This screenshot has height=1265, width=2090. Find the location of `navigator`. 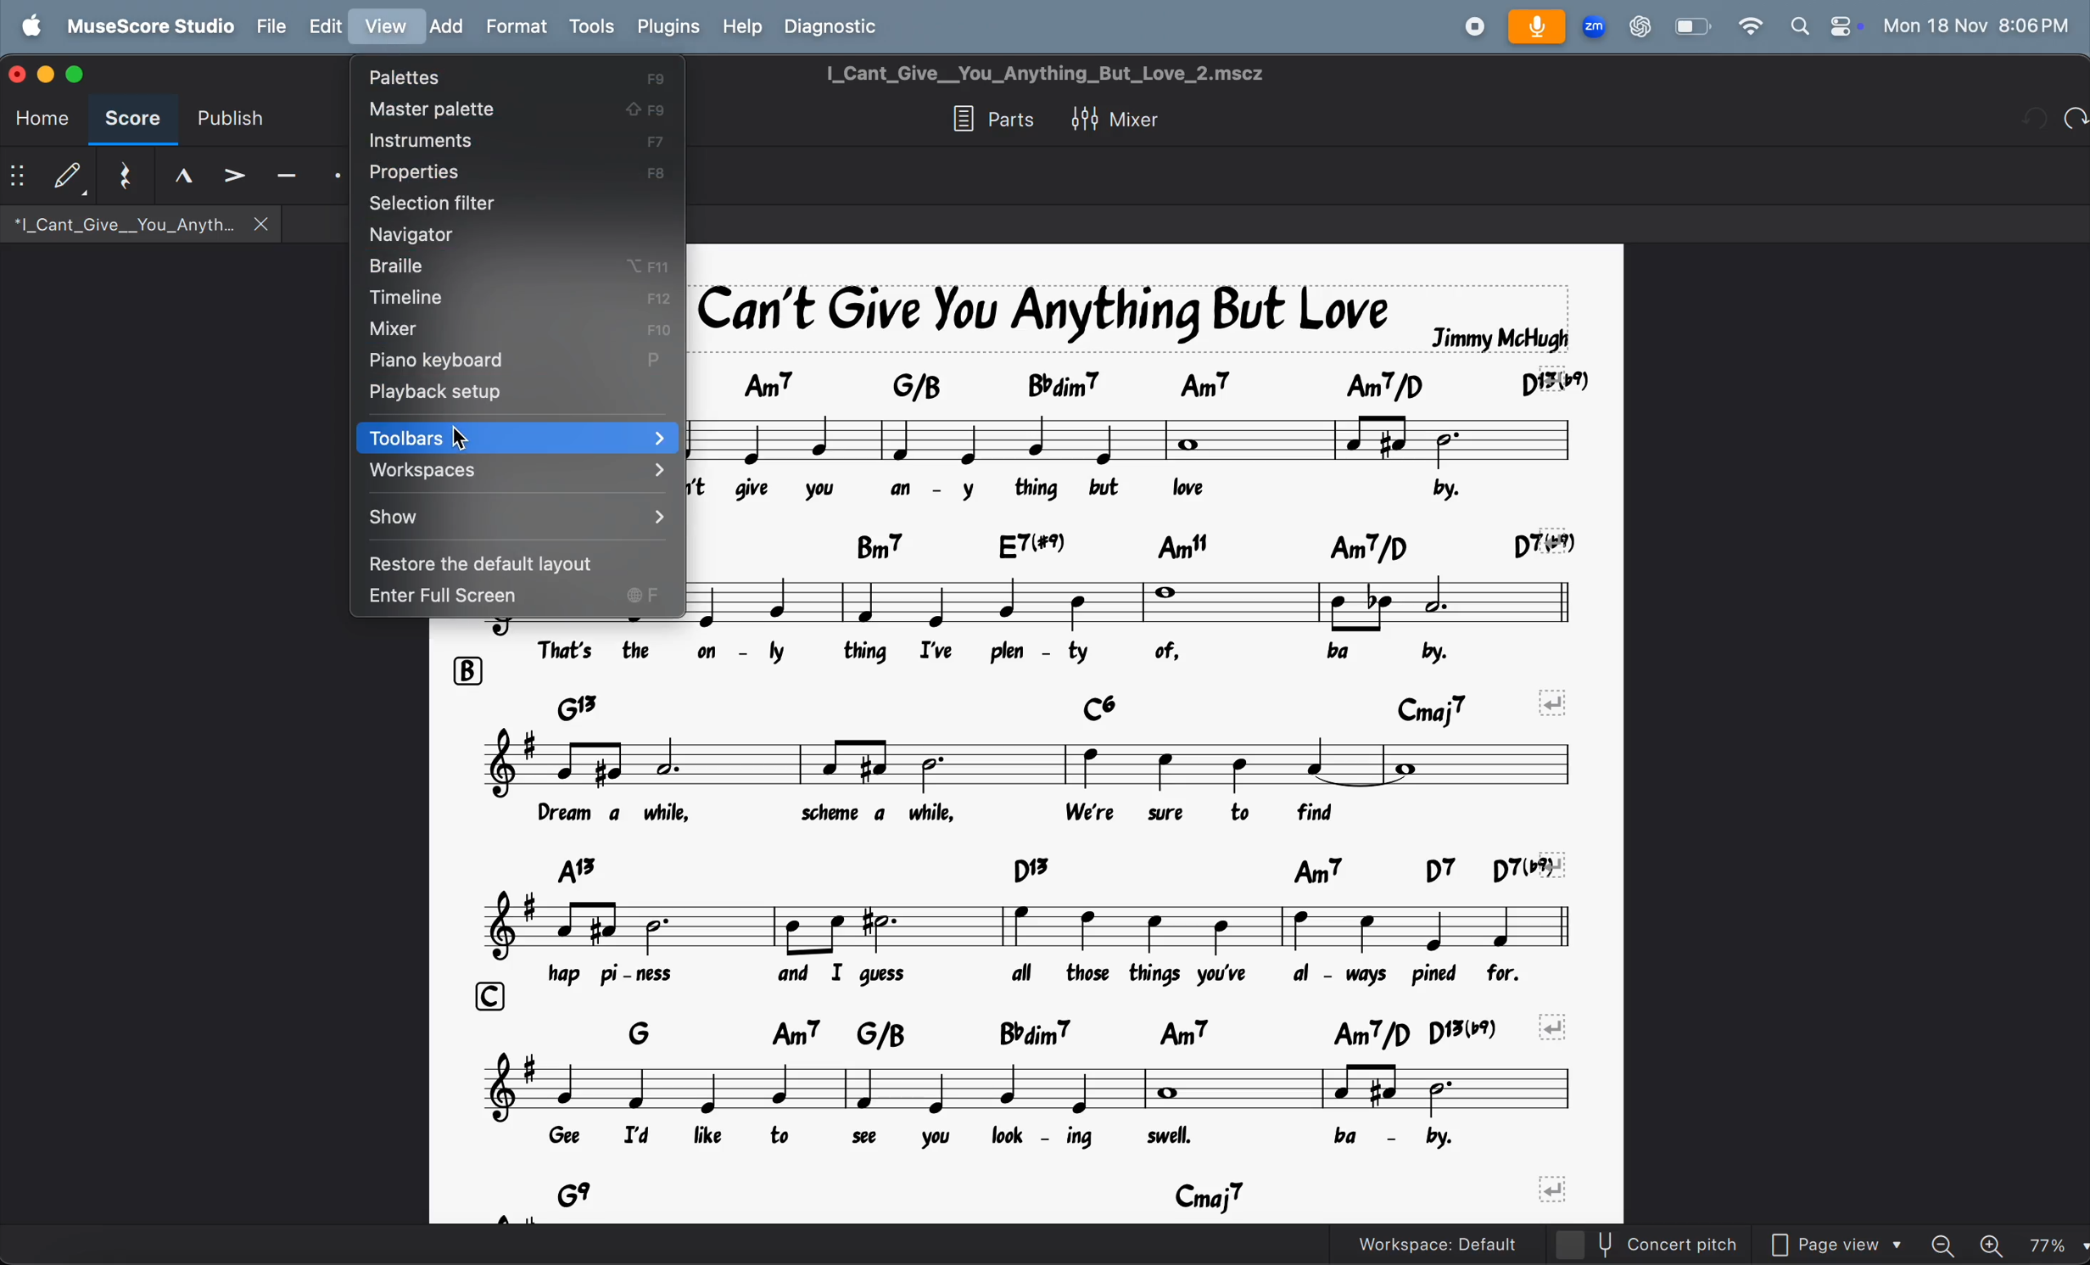

navigator is located at coordinates (512, 235).